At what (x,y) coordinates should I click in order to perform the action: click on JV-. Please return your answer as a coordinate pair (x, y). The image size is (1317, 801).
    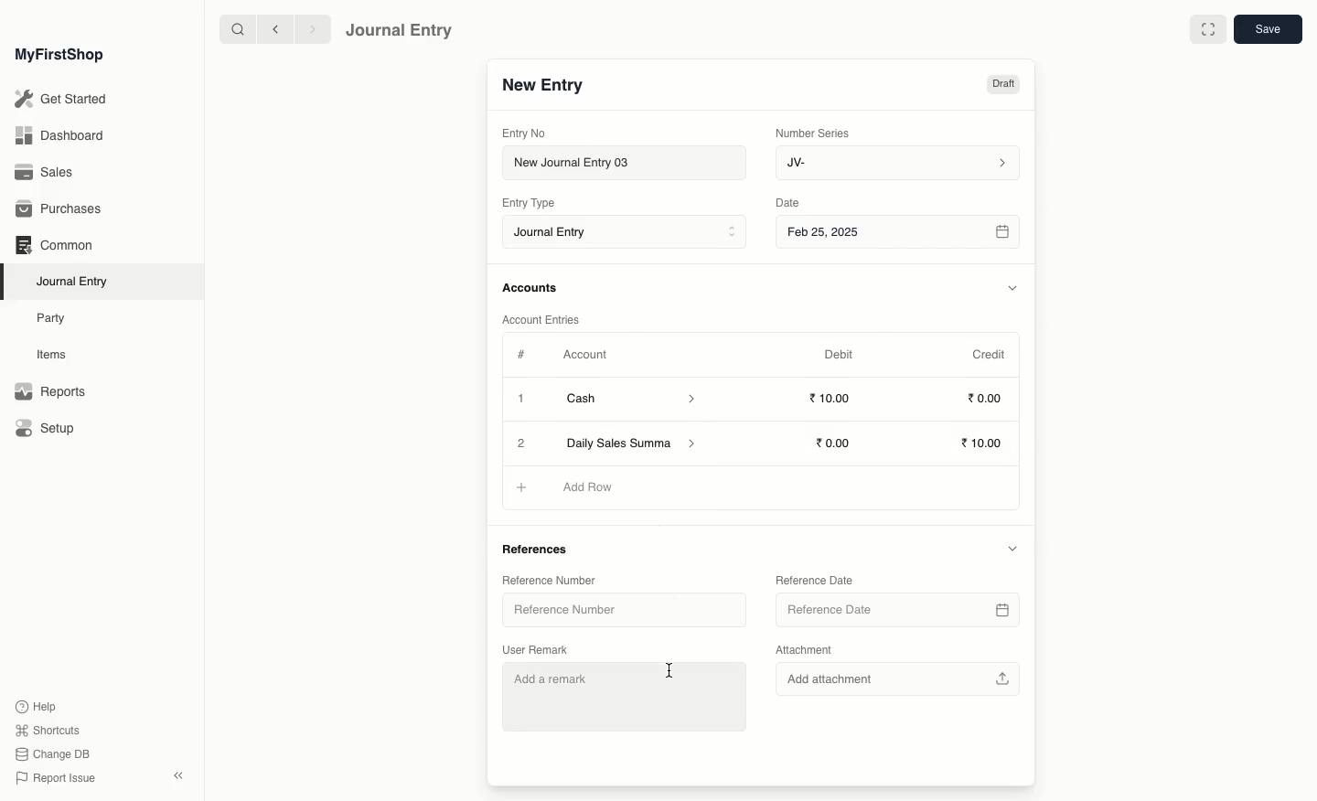
    Looking at the image, I should click on (895, 163).